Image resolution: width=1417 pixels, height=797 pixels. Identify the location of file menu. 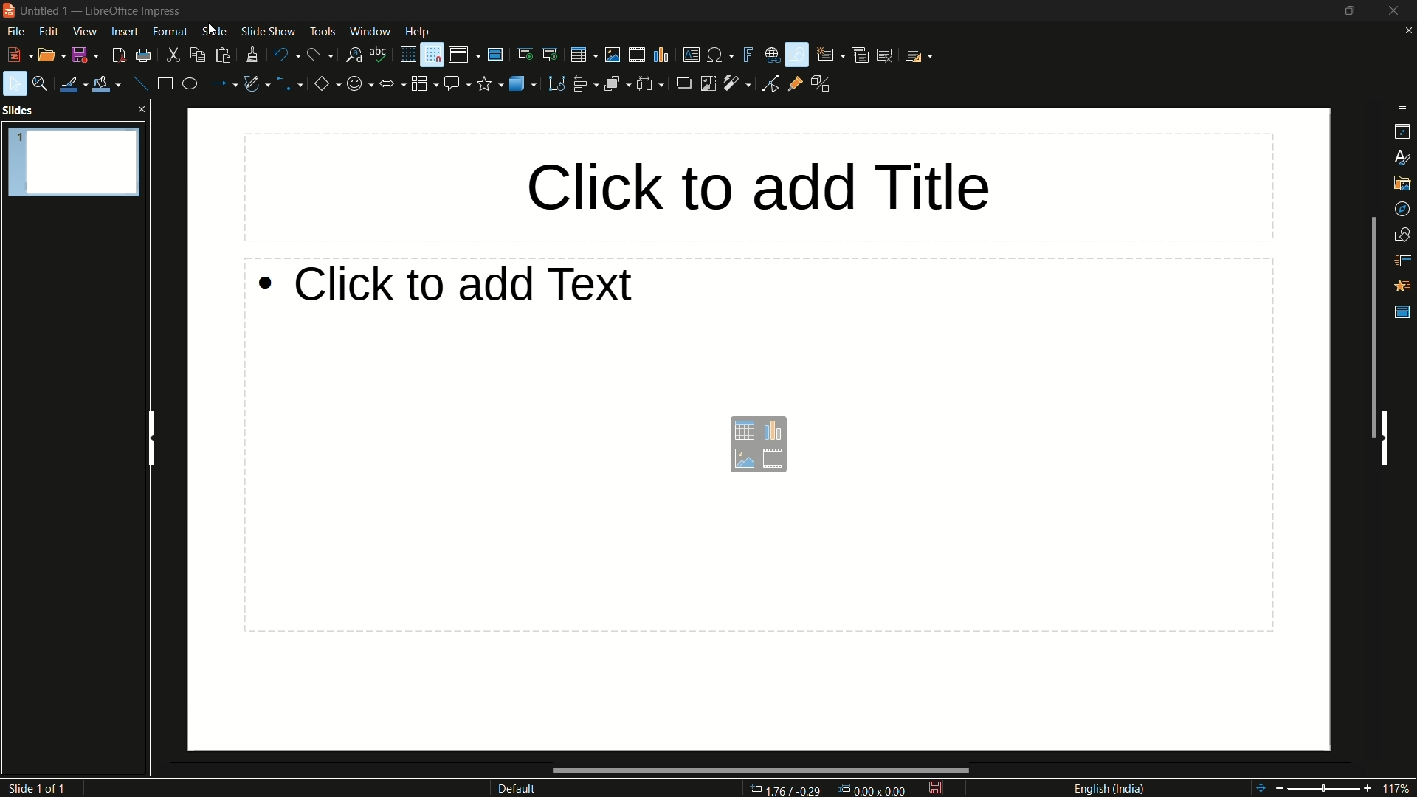
(17, 32).